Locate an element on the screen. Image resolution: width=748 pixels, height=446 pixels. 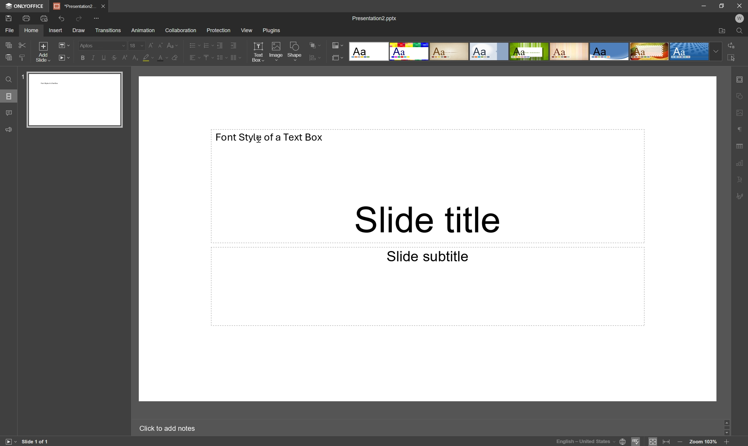
Insert is located at coordinates (57, 30).